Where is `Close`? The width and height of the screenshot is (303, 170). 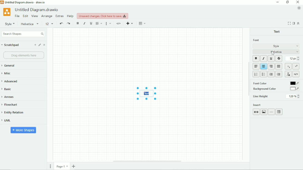
Close is located at coordinates (298, 2).